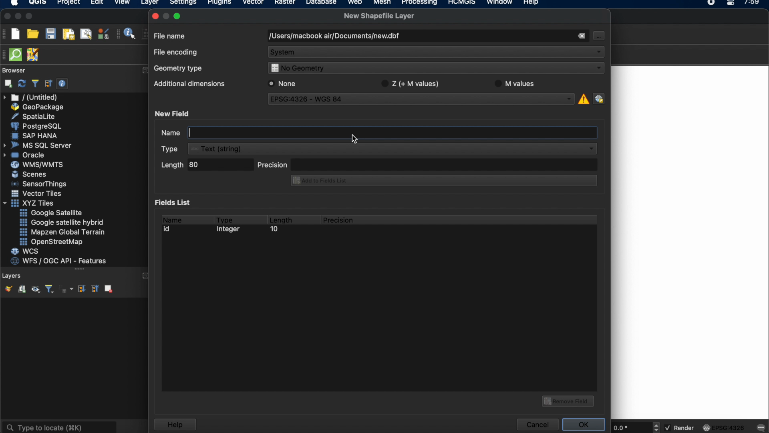  Describe the element at coordinates (760, 428) in the screenshot. I see `messages` at that location.